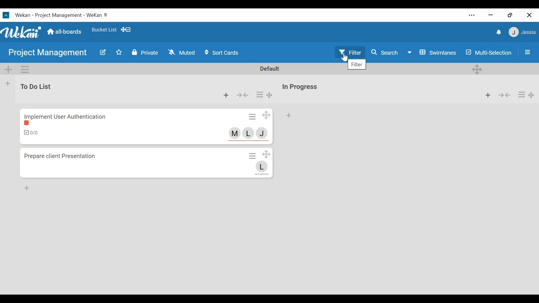 The image size is (539, 303). I want to click on collapse, so click(504, 94).